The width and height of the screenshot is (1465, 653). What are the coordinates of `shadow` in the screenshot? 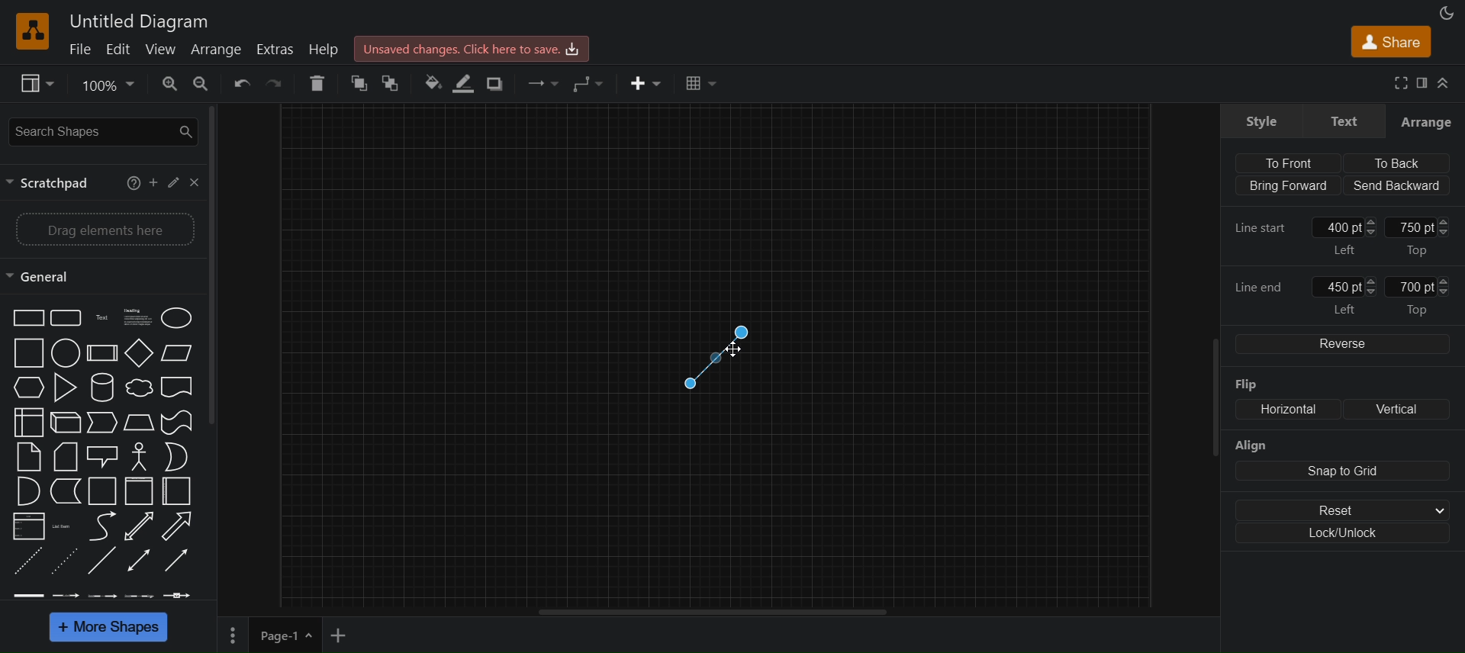 It's located at (493, 83).